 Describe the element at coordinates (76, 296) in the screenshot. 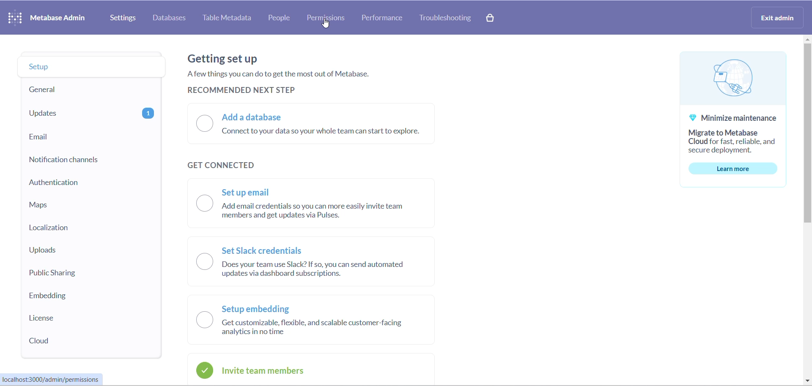

I see `embedding` at that location.